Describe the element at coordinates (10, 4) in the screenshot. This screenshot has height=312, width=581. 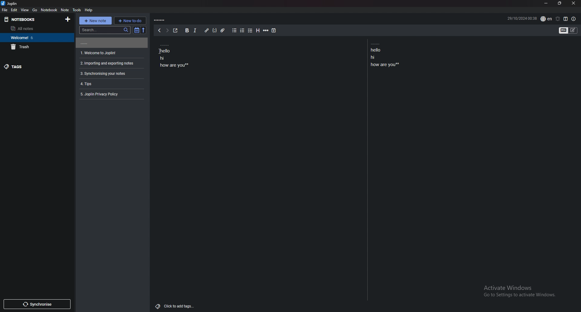
I see `joplin` at that location.